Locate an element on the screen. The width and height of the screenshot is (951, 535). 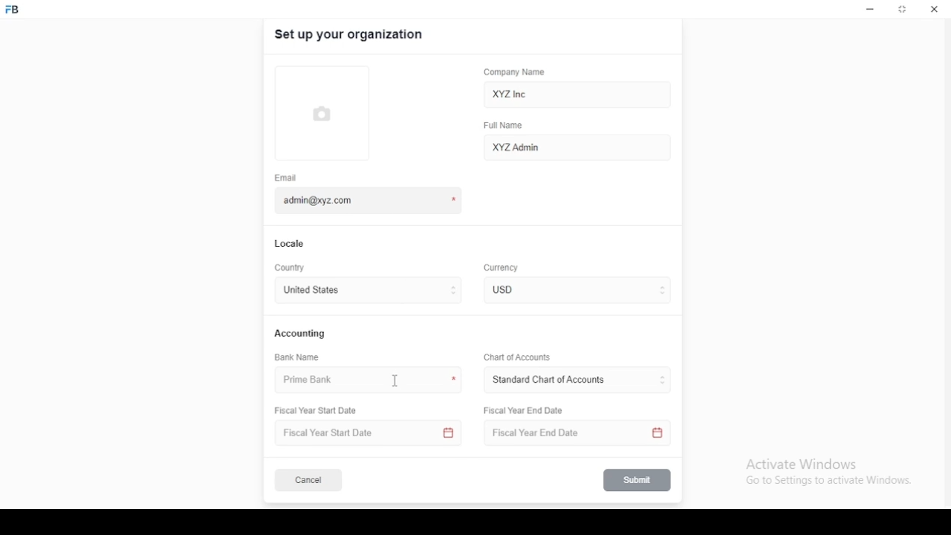
close window is located at coordinates (932, 9).